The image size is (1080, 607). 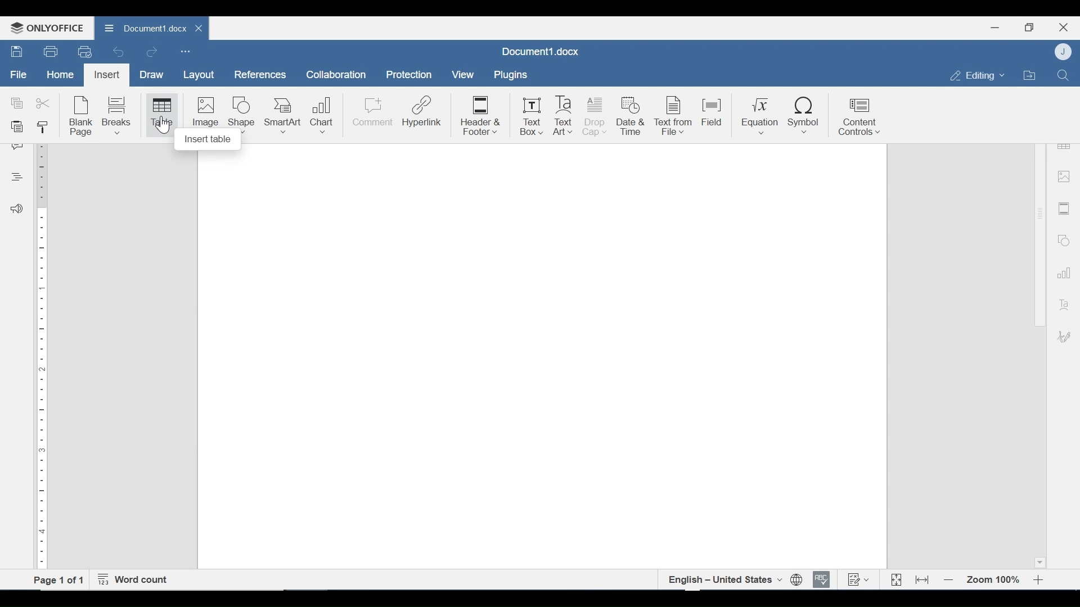 What do you see at coordinates (44, 104) in the screenshot?
I see `Cut` at bounding box center [44, 104].